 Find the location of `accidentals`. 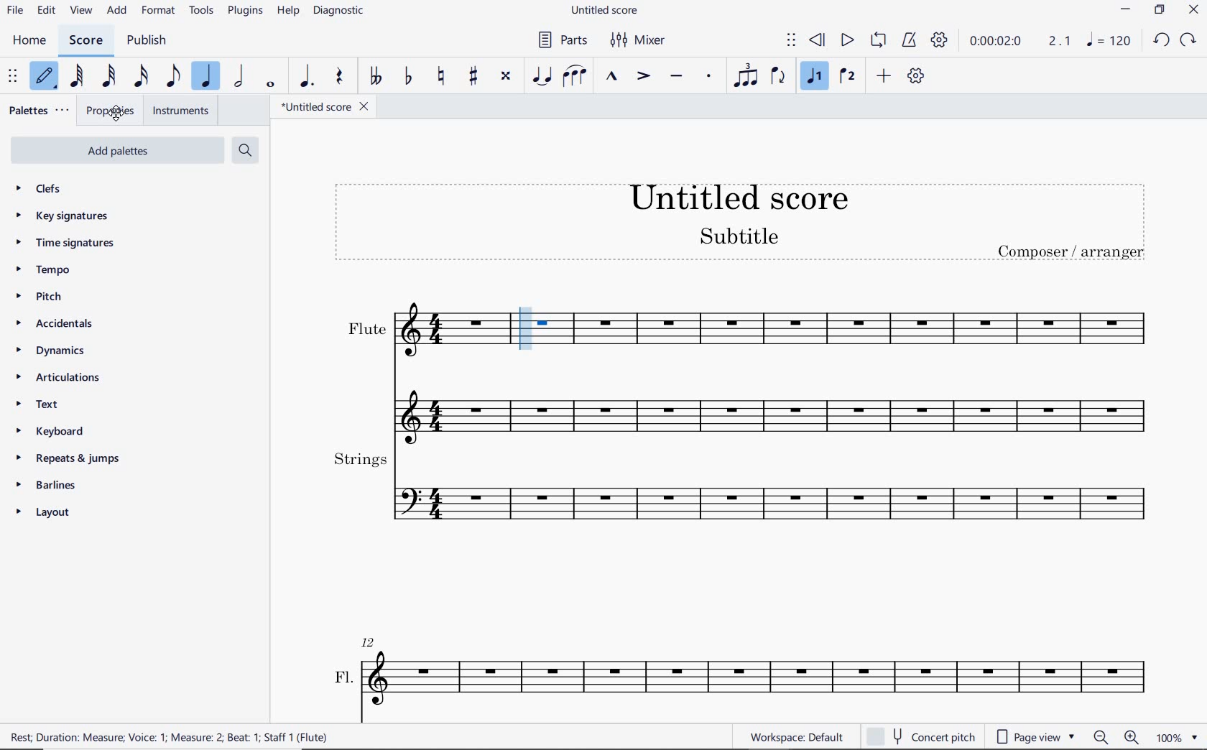

accidentals is located at coordinates (58, 323).